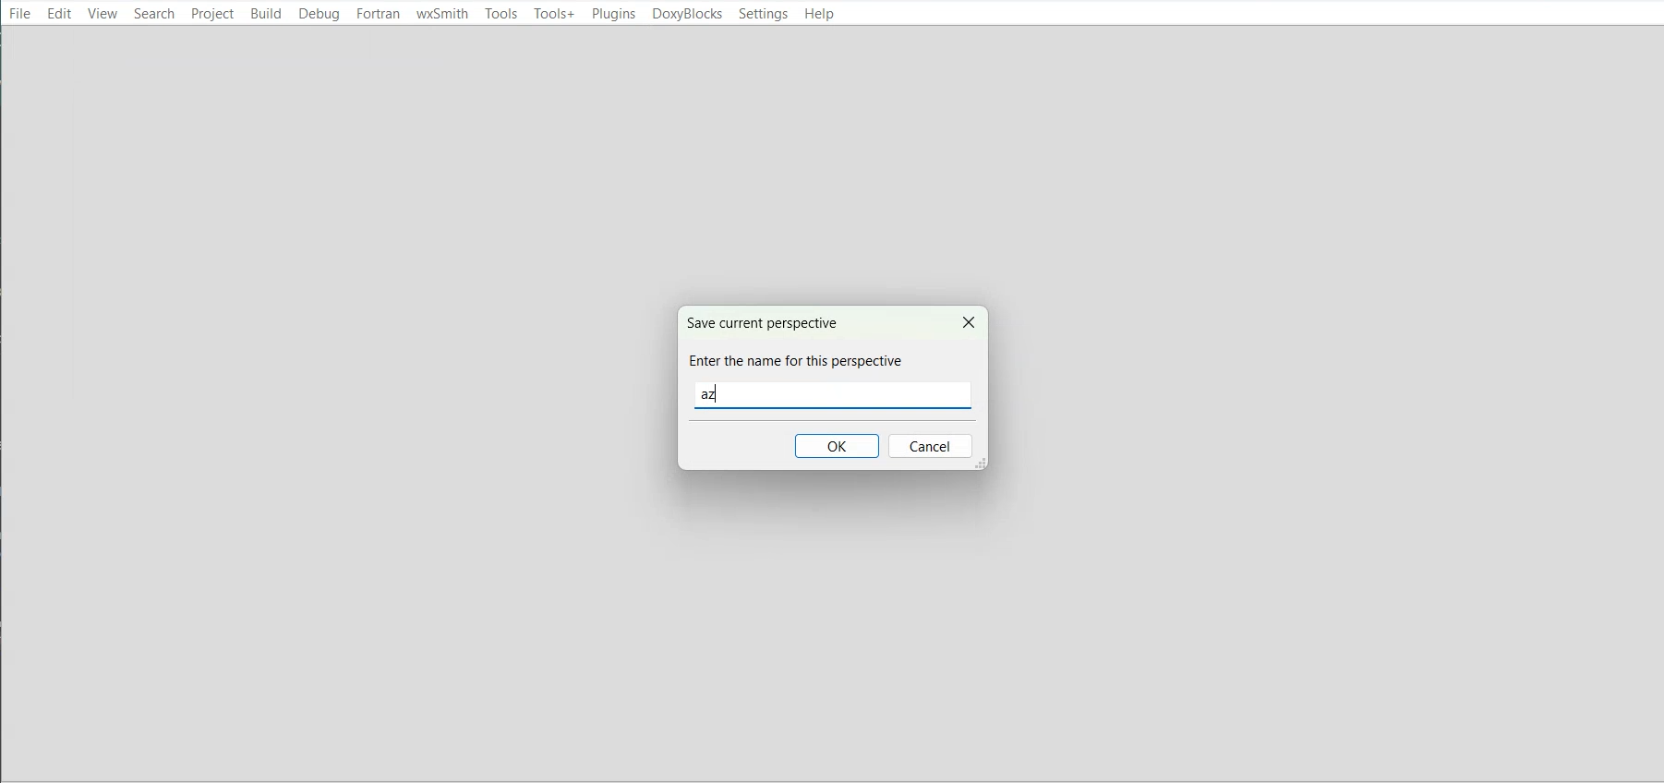 This screenshot has width=1664, height=783. I want to click on Settings, so click(763, 14).